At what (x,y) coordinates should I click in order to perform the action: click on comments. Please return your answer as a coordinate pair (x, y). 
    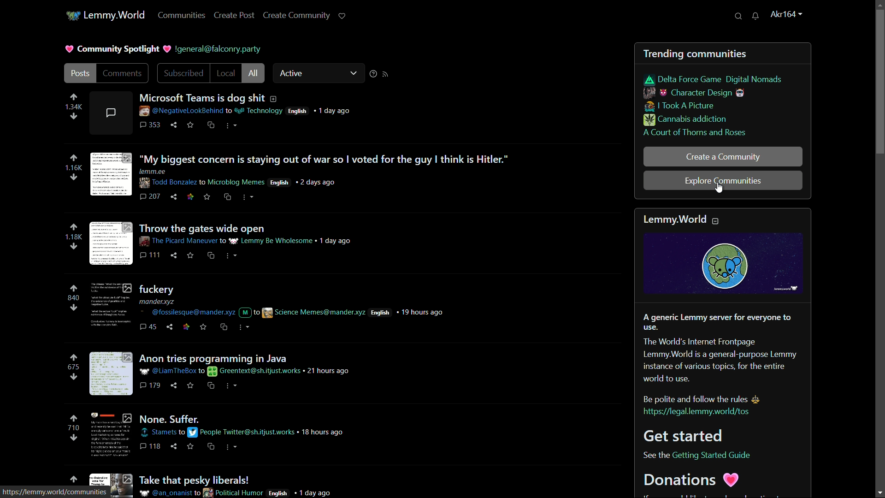
    Looking at the image, I should click on (125, 73).